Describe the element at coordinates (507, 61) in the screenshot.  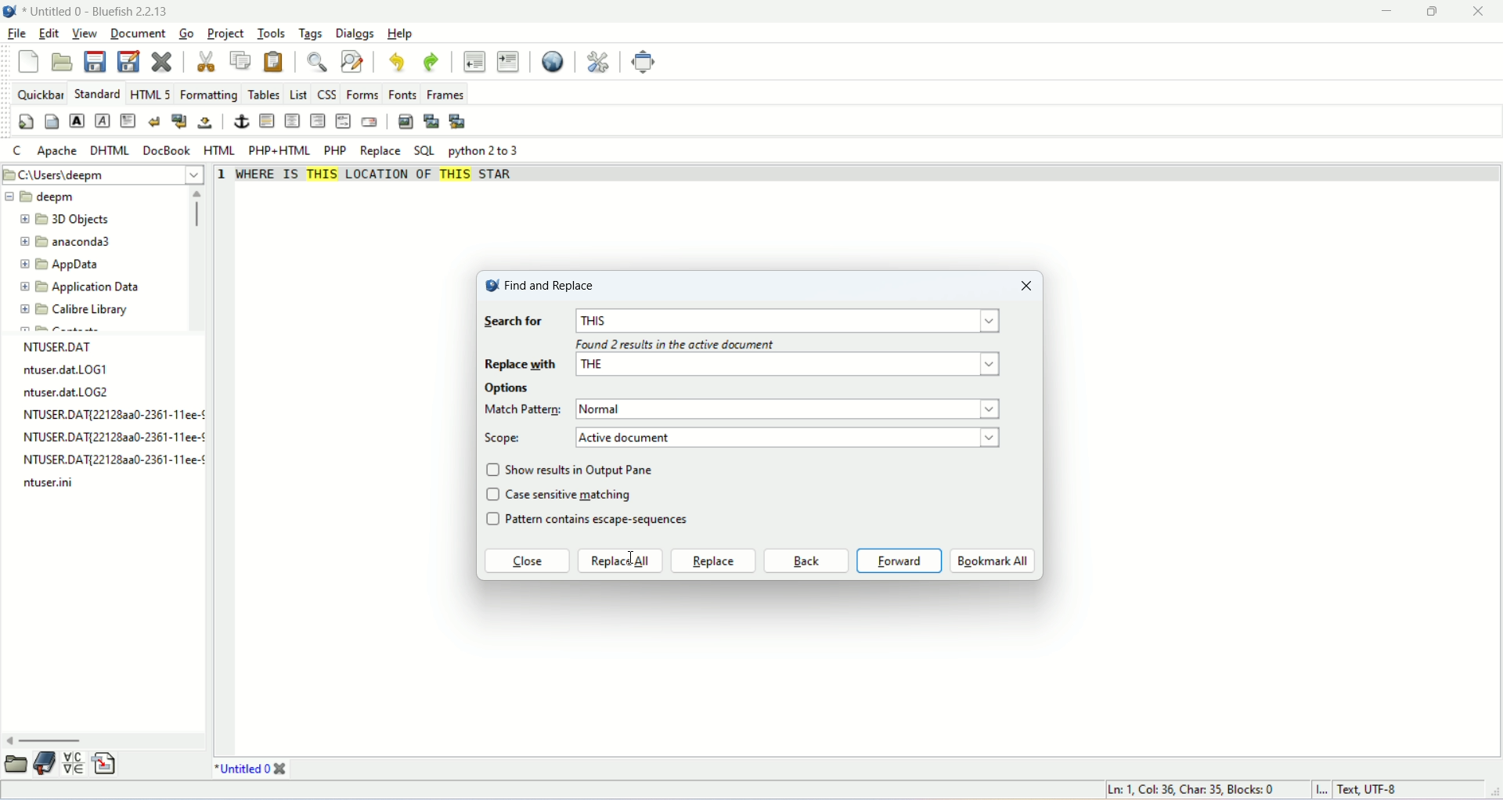
I see `indent` at that location.